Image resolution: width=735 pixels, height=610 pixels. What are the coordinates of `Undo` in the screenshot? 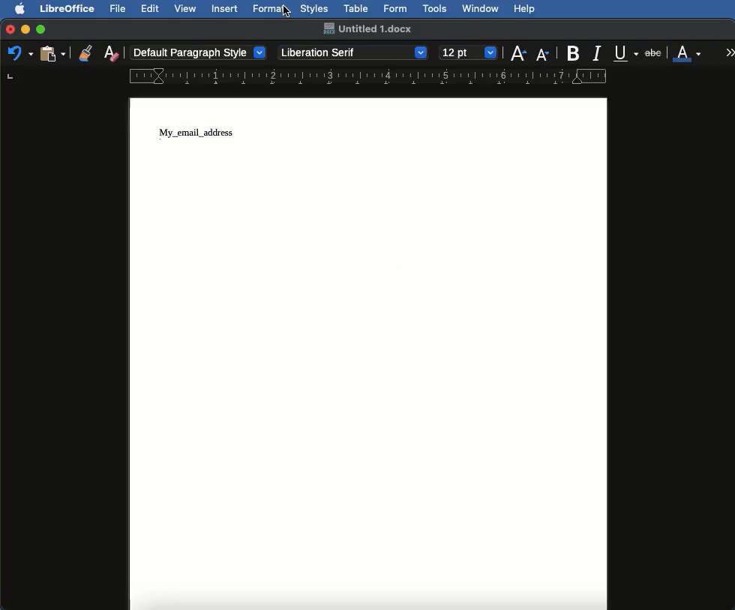 It's located at (19, 52).